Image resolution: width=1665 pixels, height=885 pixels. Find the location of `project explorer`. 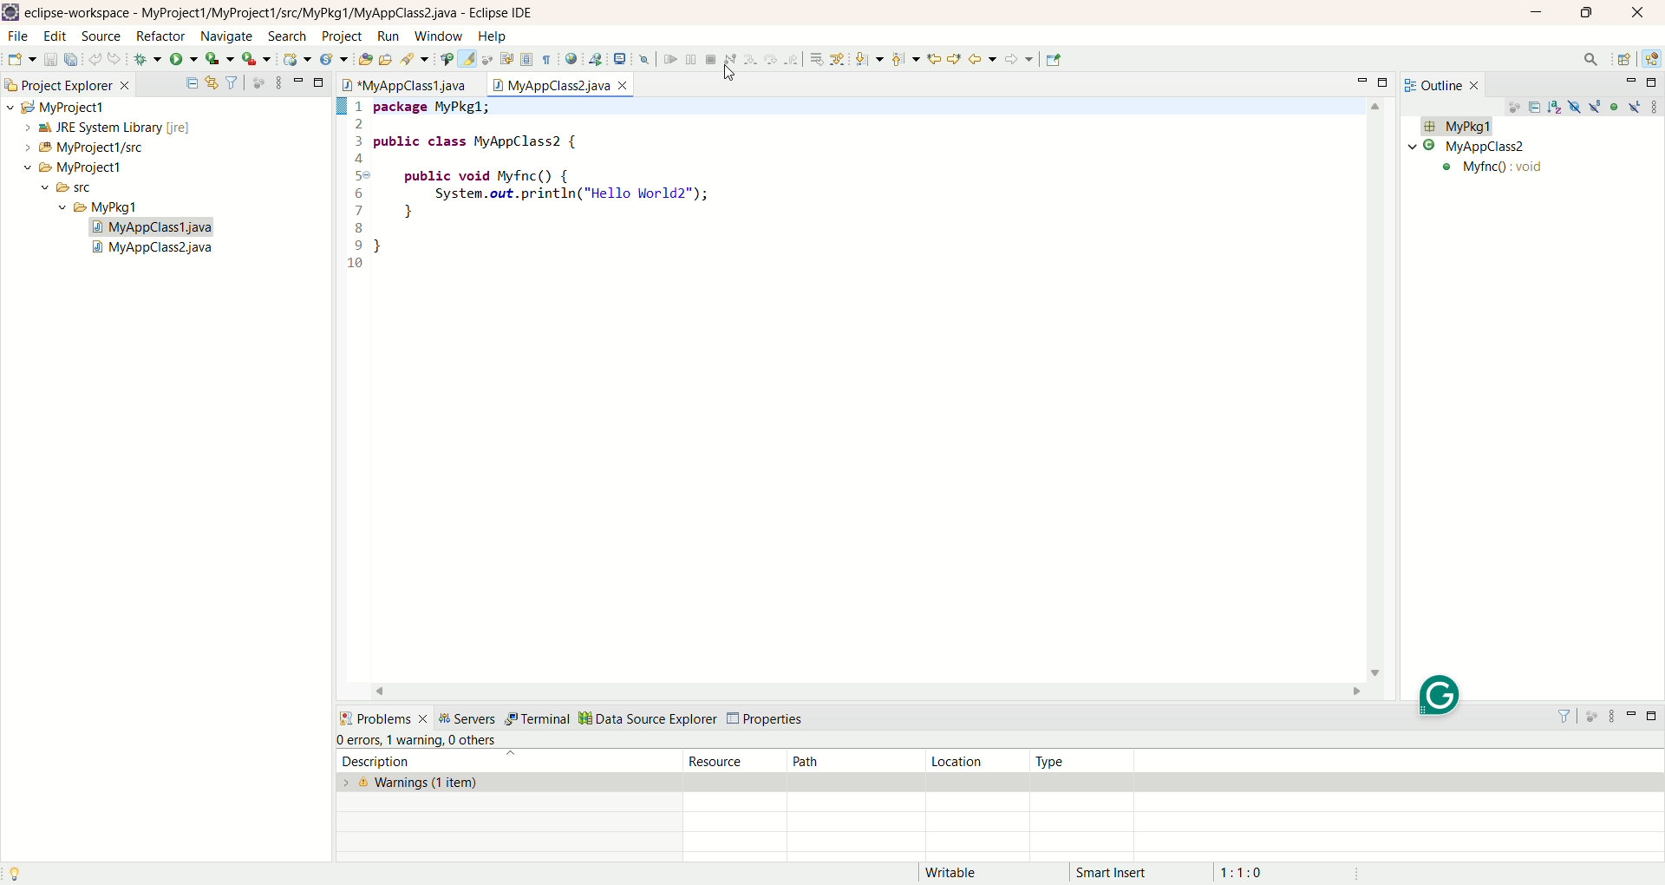

project explorer is located at coordinates (66, 83).